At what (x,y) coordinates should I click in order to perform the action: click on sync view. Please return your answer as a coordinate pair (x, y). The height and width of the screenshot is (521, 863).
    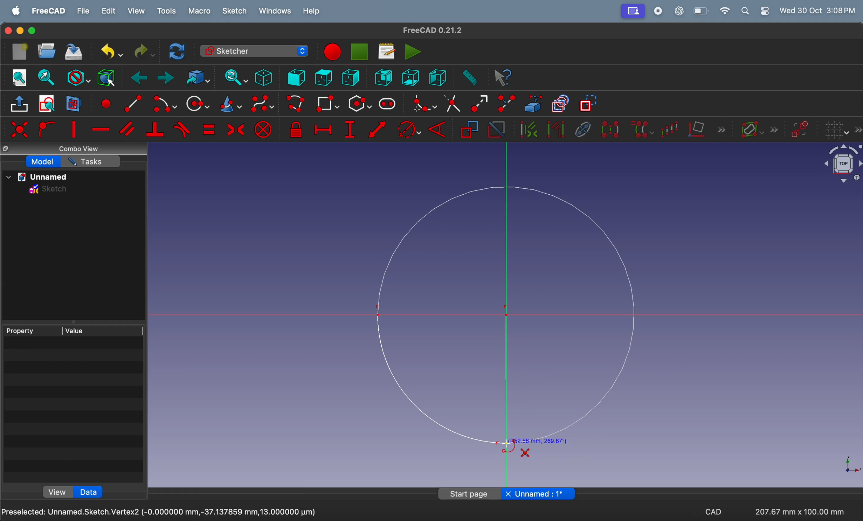
    Looking at the image, I should click on (233, 77).